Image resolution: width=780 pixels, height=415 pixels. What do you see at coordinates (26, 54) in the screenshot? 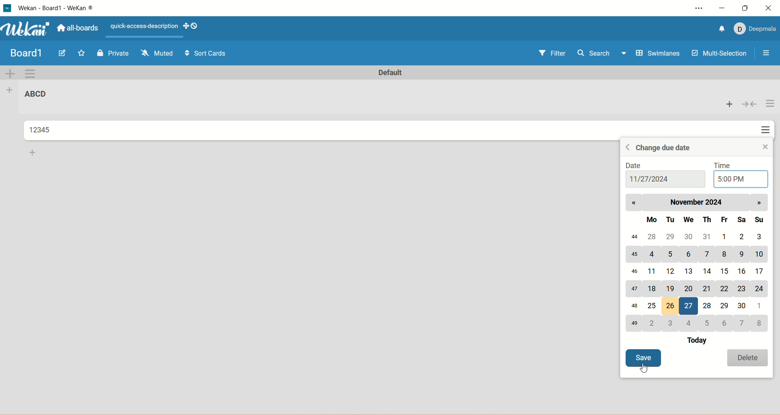
I see `board1` at bounding box center [26, 54].